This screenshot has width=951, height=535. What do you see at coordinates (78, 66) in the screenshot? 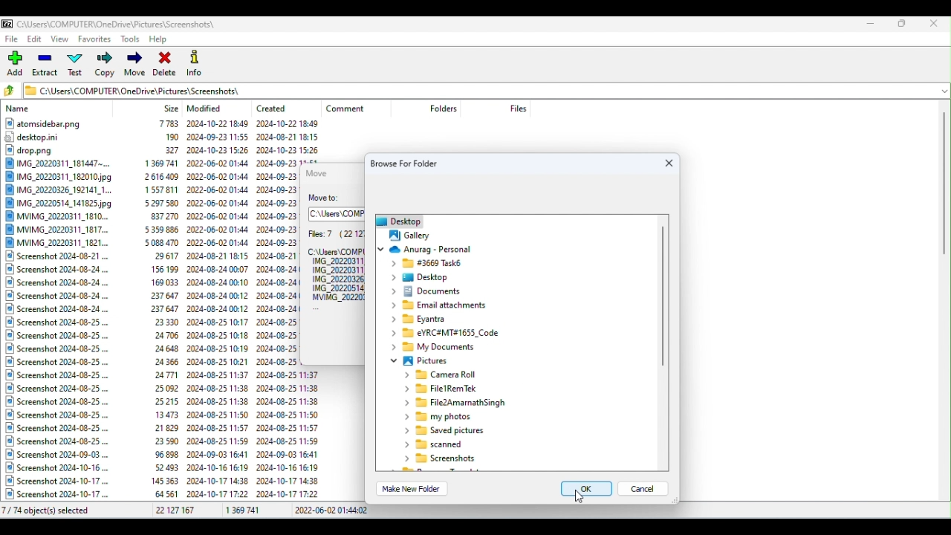
I see `Test` at bounding box center [78, 66].